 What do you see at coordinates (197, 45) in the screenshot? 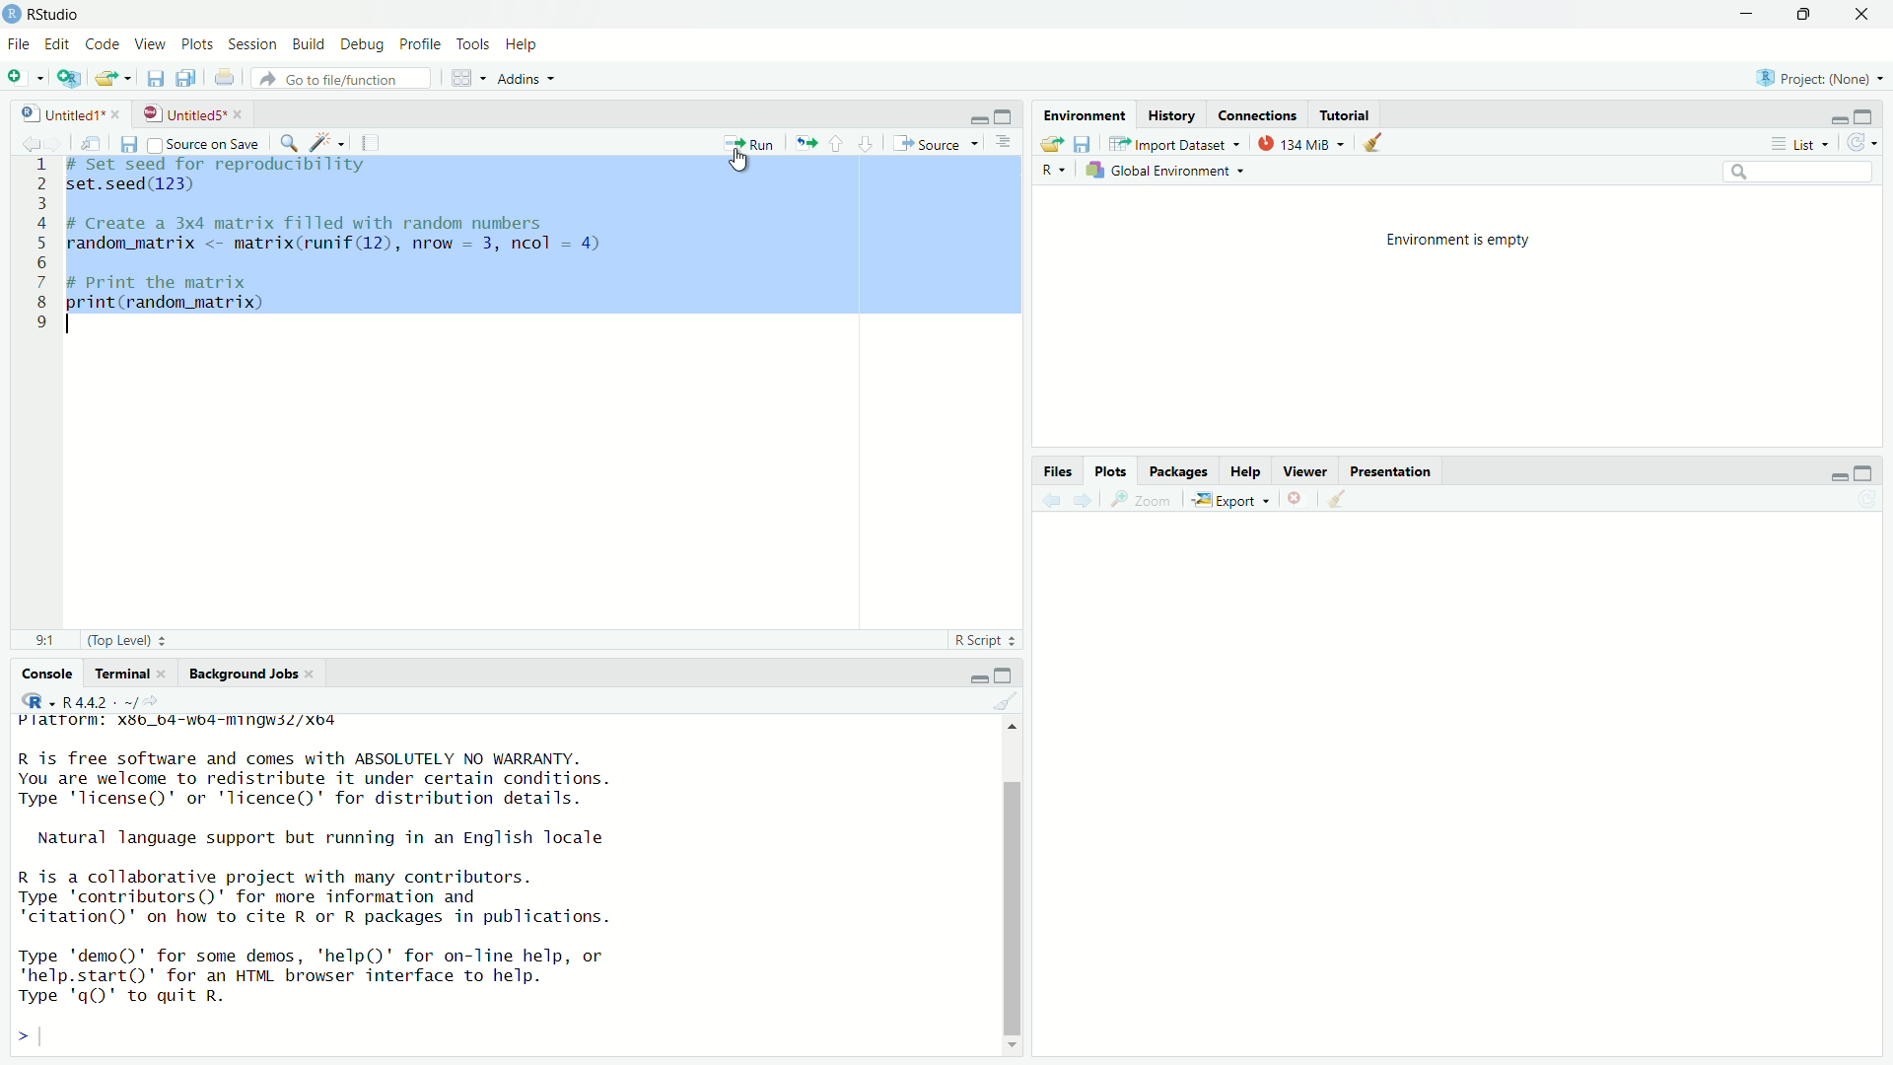
I see `Plots` at bounding box center [197, 45].